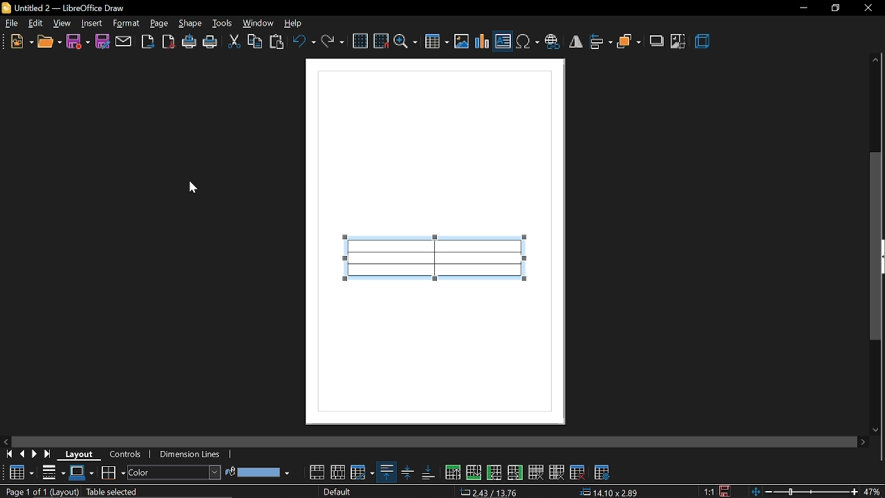 The width and height of the screenshot is (885, 498). Describe the element at coordinates (91, 23) in the screenshot. I see `insert ` at that location.